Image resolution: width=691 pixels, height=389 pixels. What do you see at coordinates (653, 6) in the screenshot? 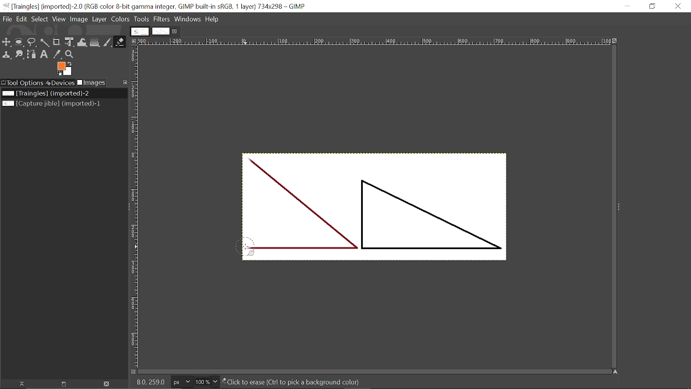
I see `Restore down` at bounding box center [653, 6].